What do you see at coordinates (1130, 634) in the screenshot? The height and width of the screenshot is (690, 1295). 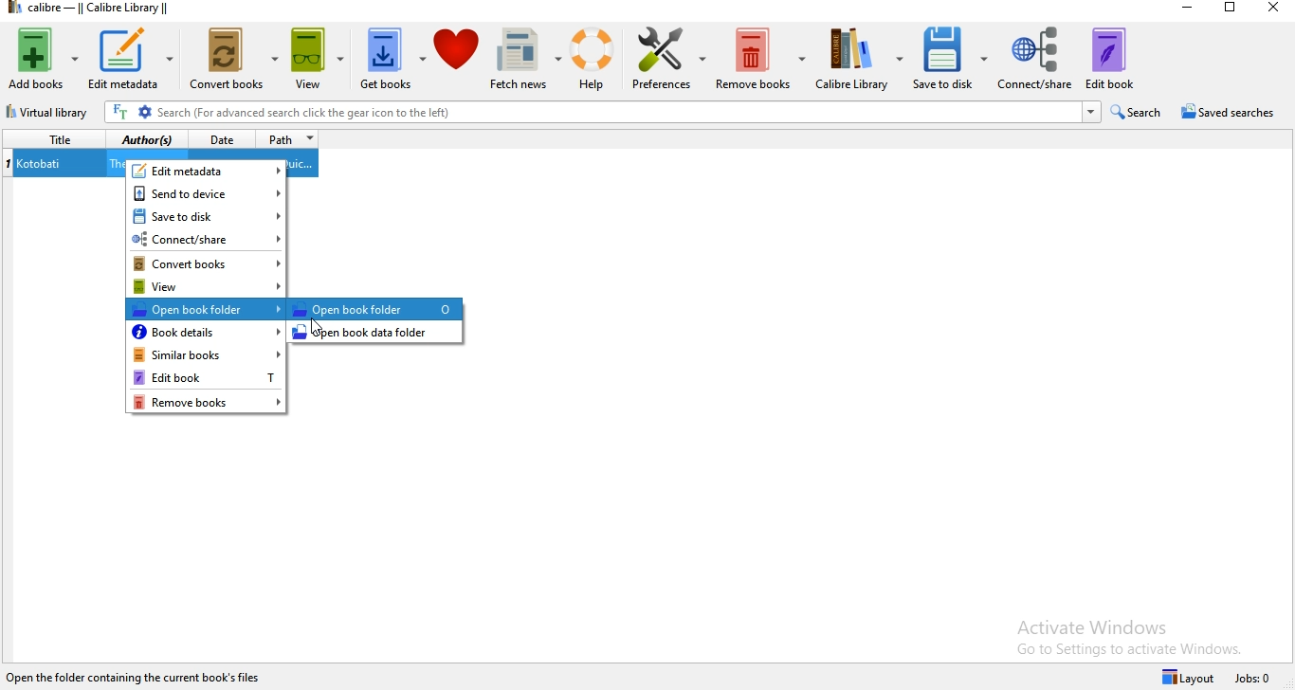 I see `Activate Windows
Go to Settings to activate Windows.` at bounding box center [1130, 634].